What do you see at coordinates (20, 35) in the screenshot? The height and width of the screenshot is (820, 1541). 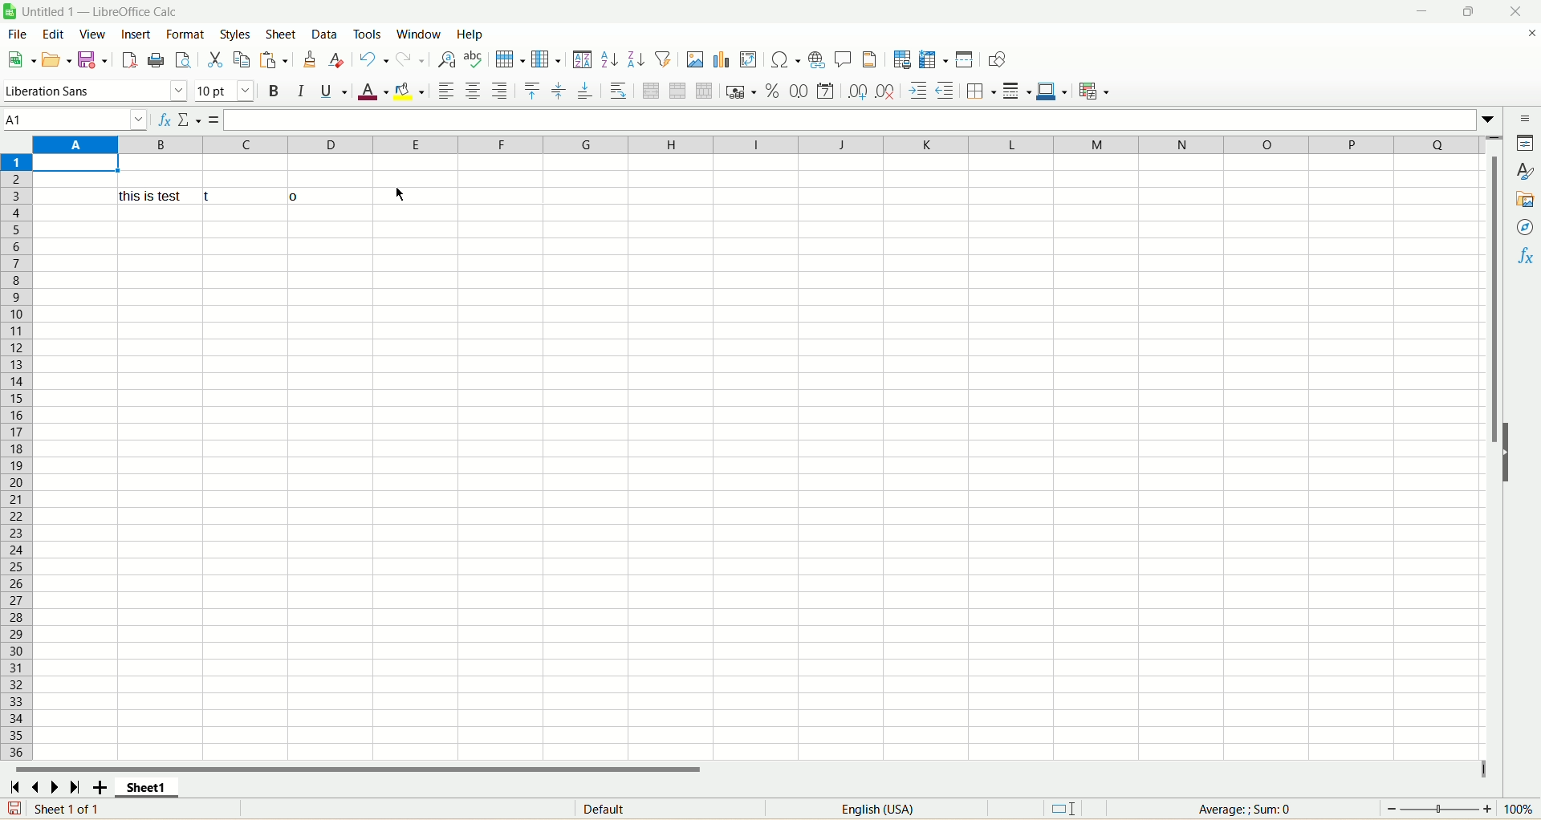 I see `file` at bounding box center [20, 35].